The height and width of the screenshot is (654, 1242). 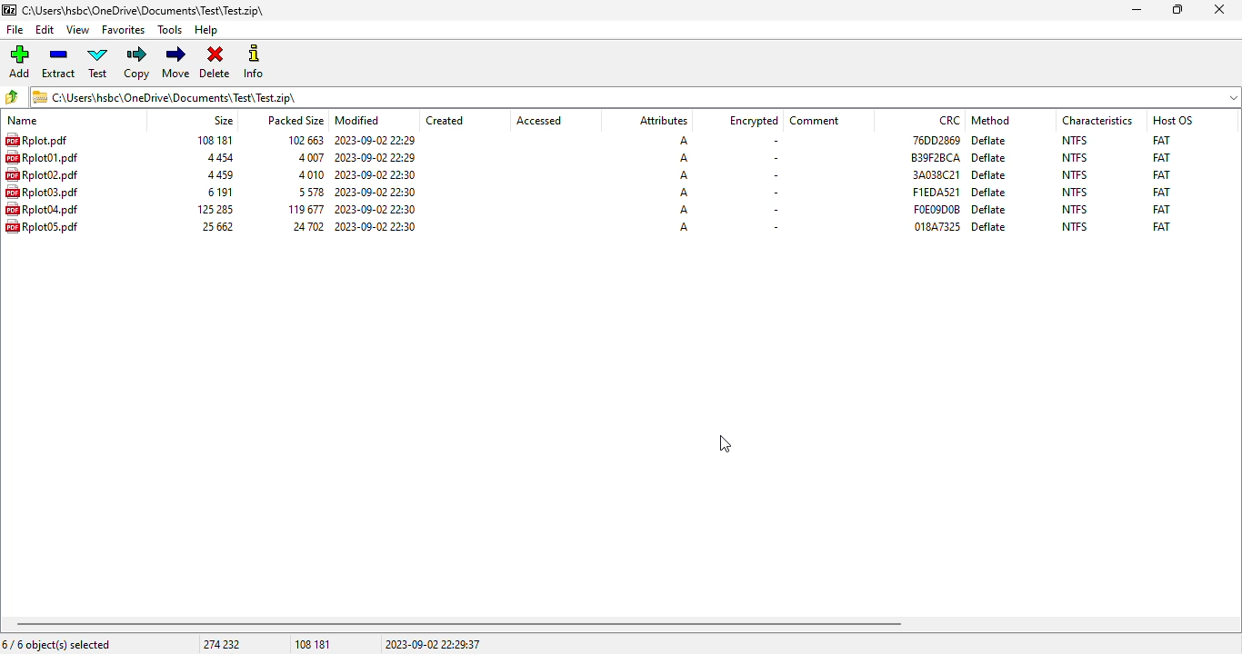 What do you see at coordinates (754, 121) in the screenshot?
I see `encrypted` at bounding box center [754, 121].